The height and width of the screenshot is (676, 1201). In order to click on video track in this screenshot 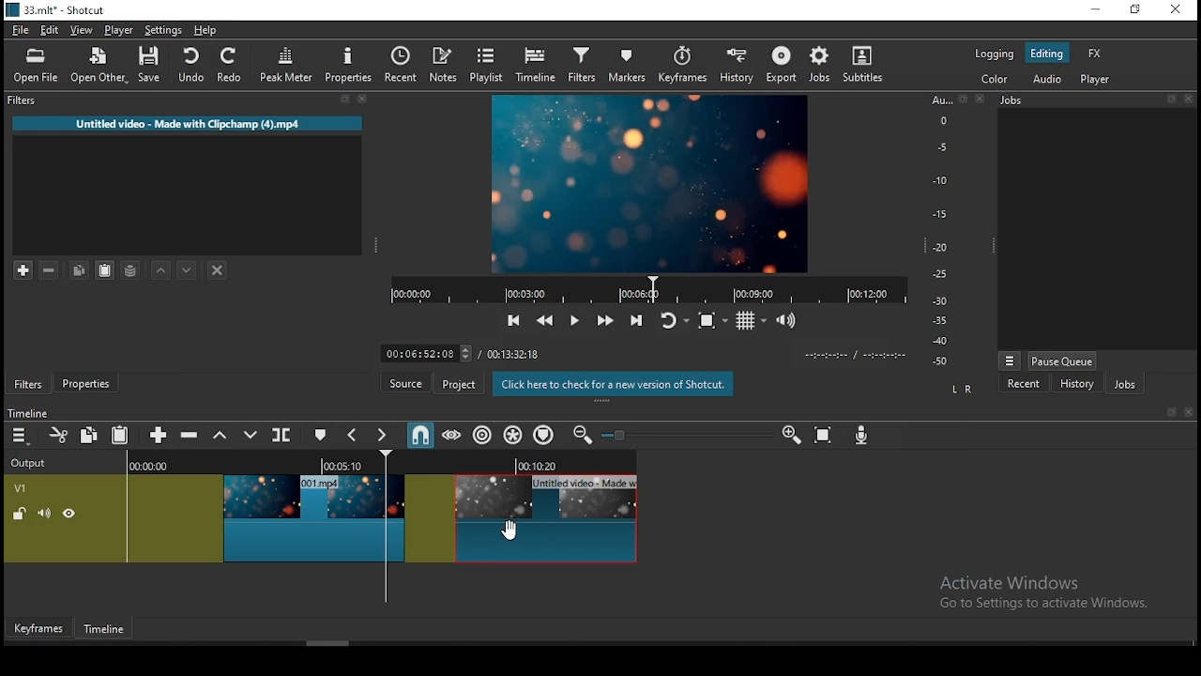, I will do `click(18, 486)`.